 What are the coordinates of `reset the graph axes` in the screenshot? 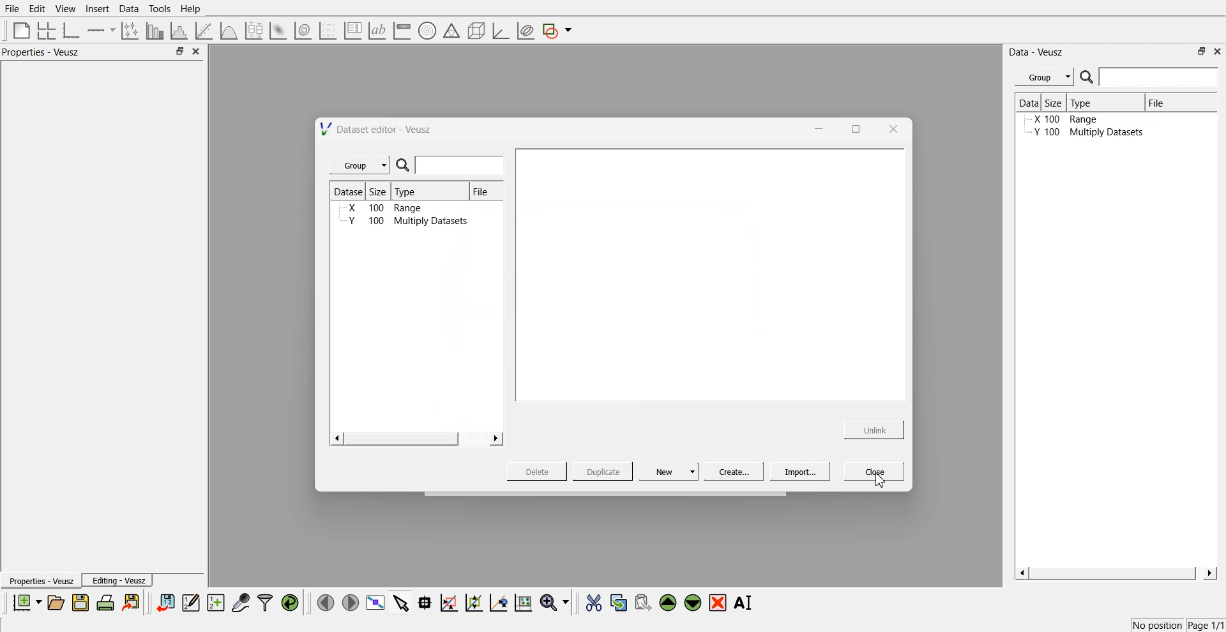 It's located at (523, 603).